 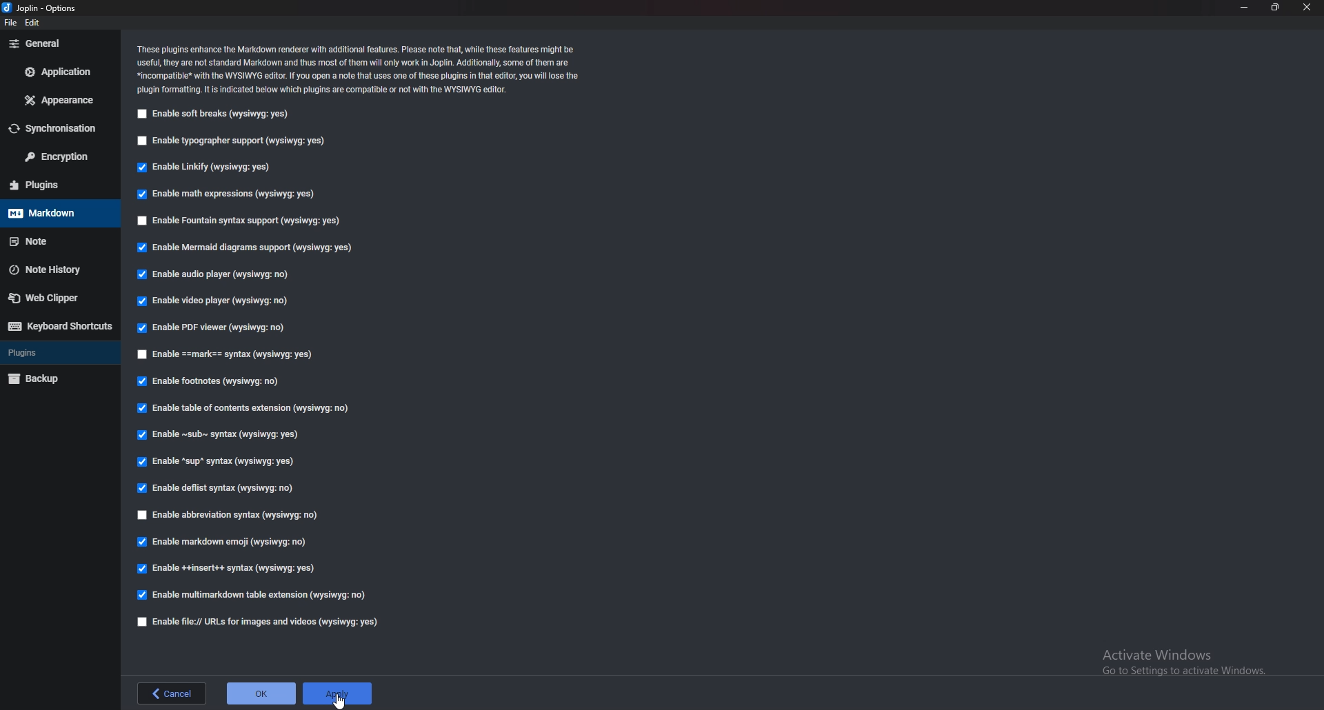 What do you see at coordinates (57, 156) in the screenshot?
I see `Encryption` at bounding box center [57, 156].